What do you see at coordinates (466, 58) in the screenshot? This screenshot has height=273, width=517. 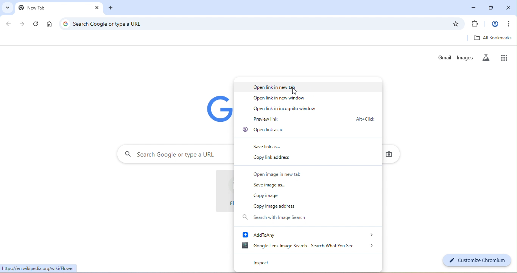 I see `images` at bounding box center [466, 58].